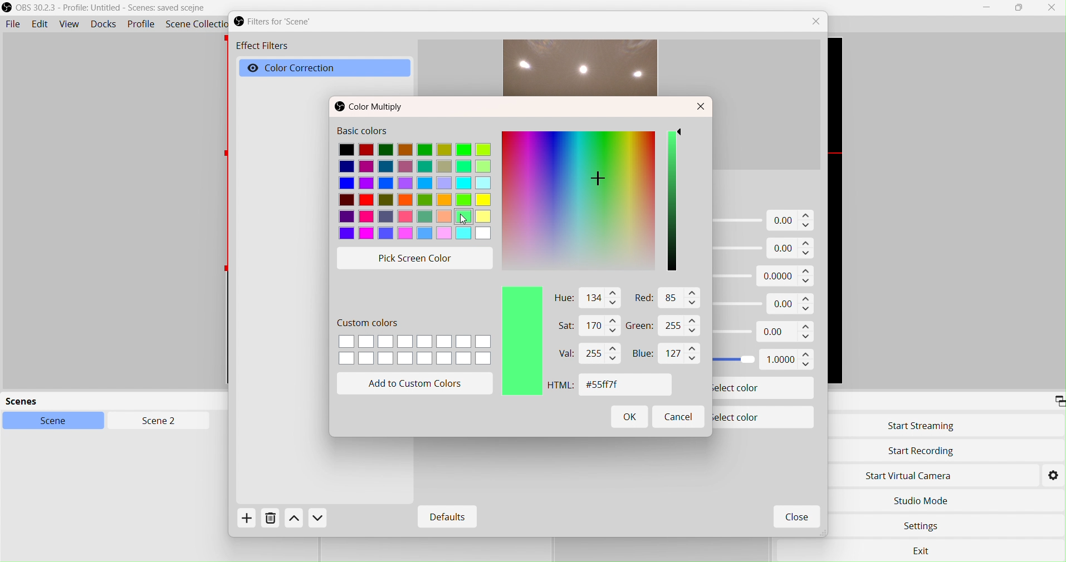 The width and height of the screenshot is (1066, 562). I want to click on Add, so click(250, 521).